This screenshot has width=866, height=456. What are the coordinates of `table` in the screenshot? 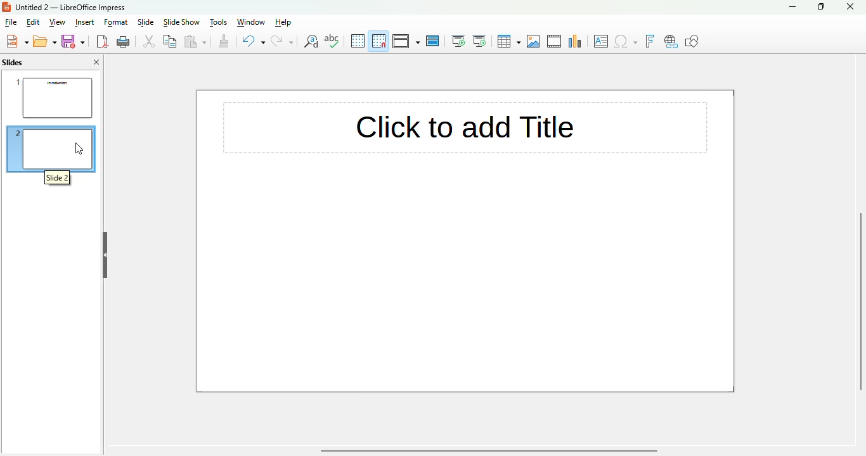 It's located at (508, 41).